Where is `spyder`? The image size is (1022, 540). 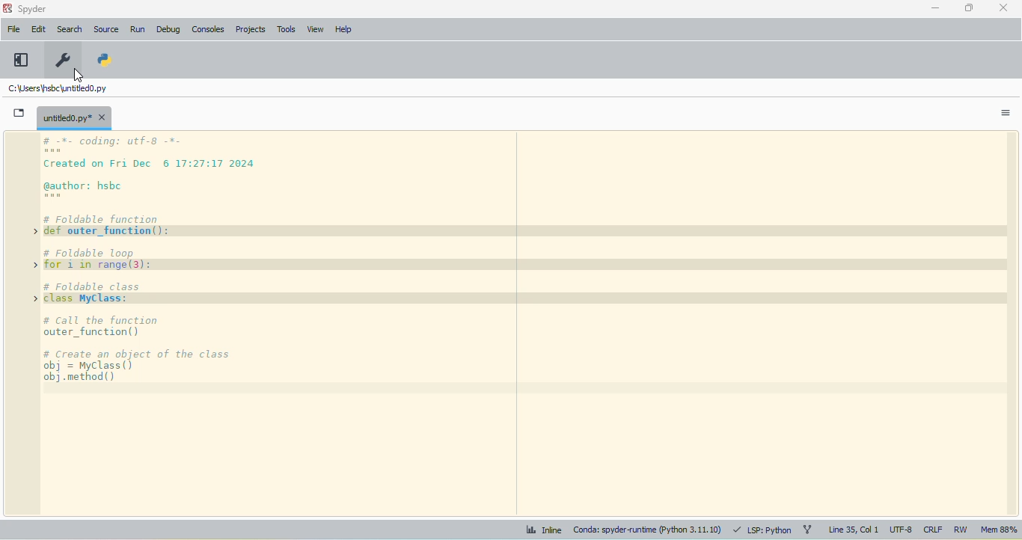
spyder is located at coordinates (32, 9).